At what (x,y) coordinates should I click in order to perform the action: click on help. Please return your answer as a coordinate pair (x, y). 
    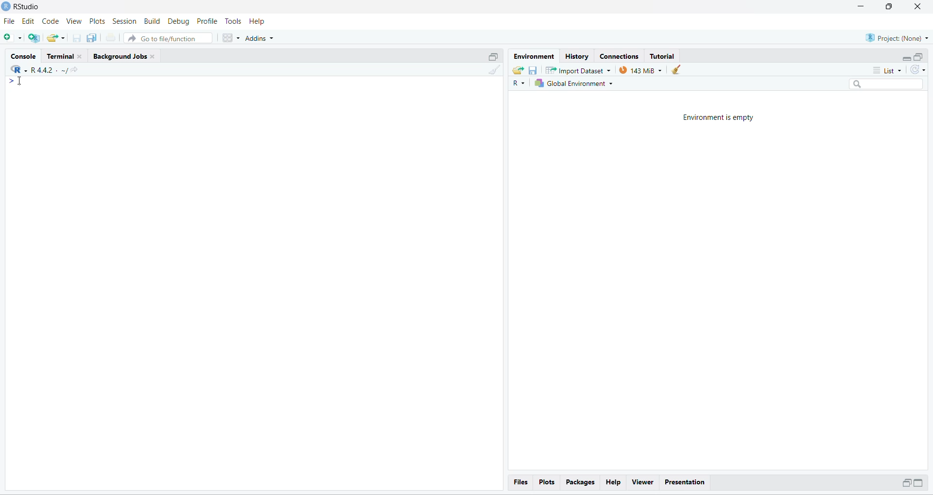
    Looking at the image, I should click on (614, 482).